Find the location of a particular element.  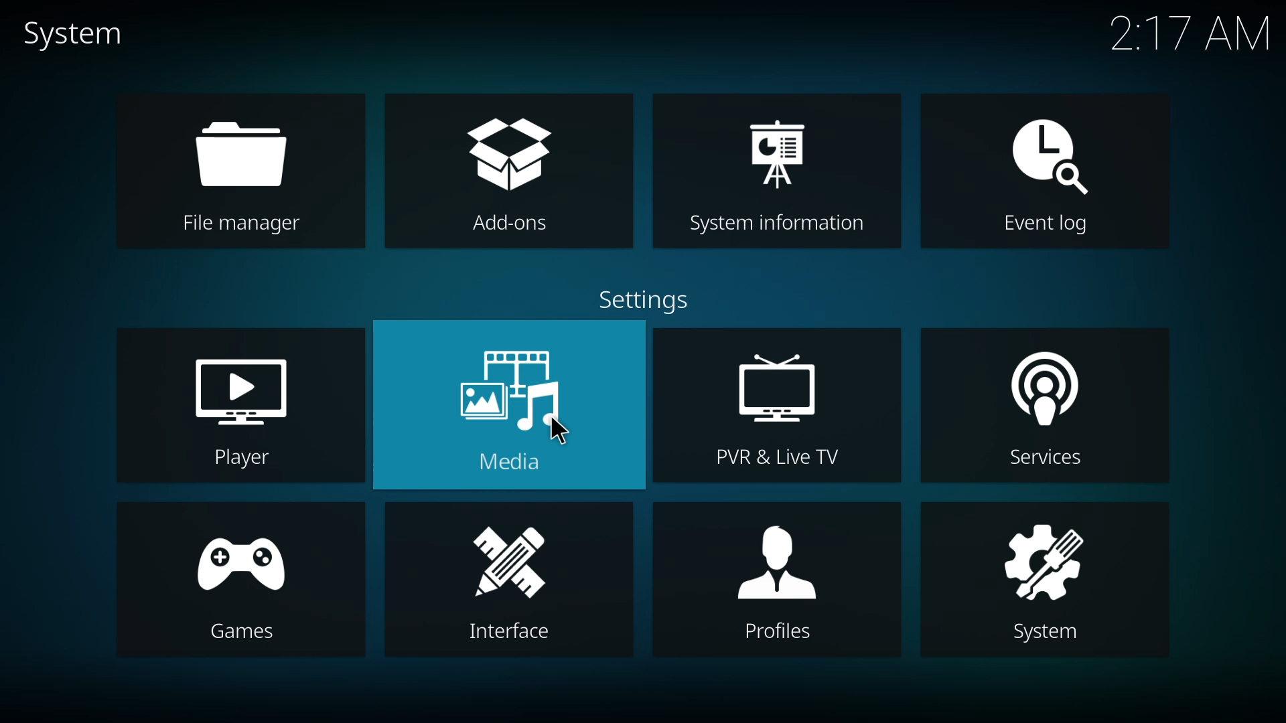

cursor is located at coordinates (560, 433).